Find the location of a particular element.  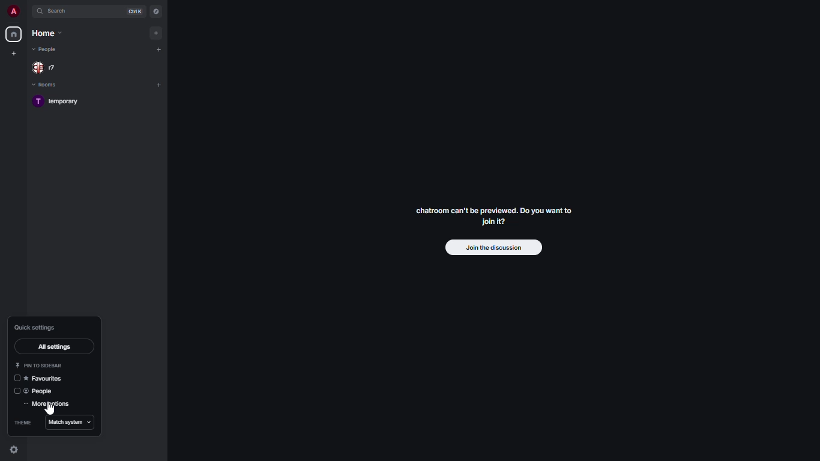

chatroom can't be previewed is located at coordinates (495, 214).